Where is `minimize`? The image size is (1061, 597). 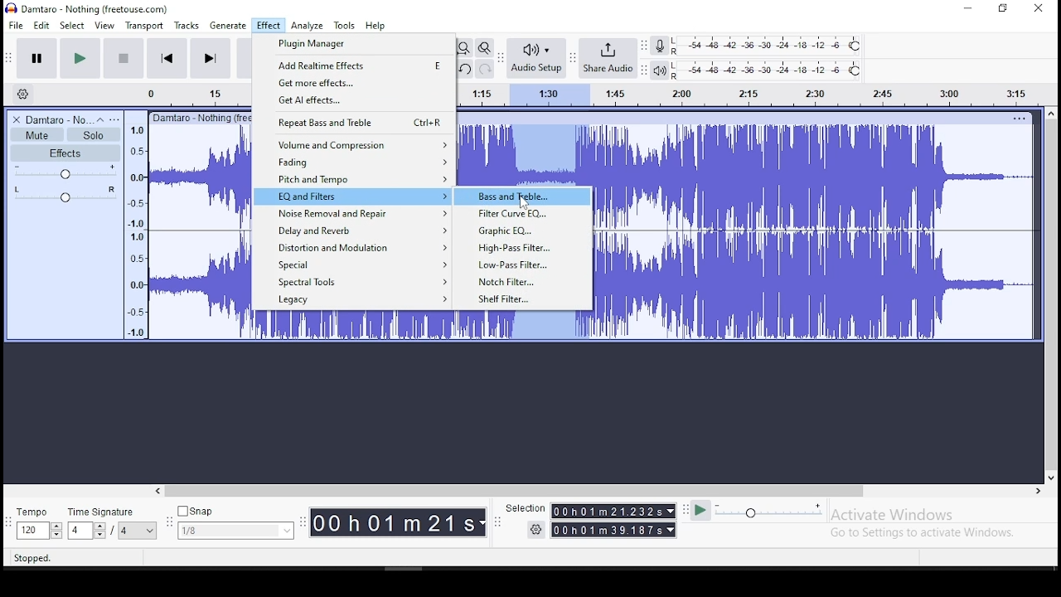 minimize is located at coordinates (969, 9).